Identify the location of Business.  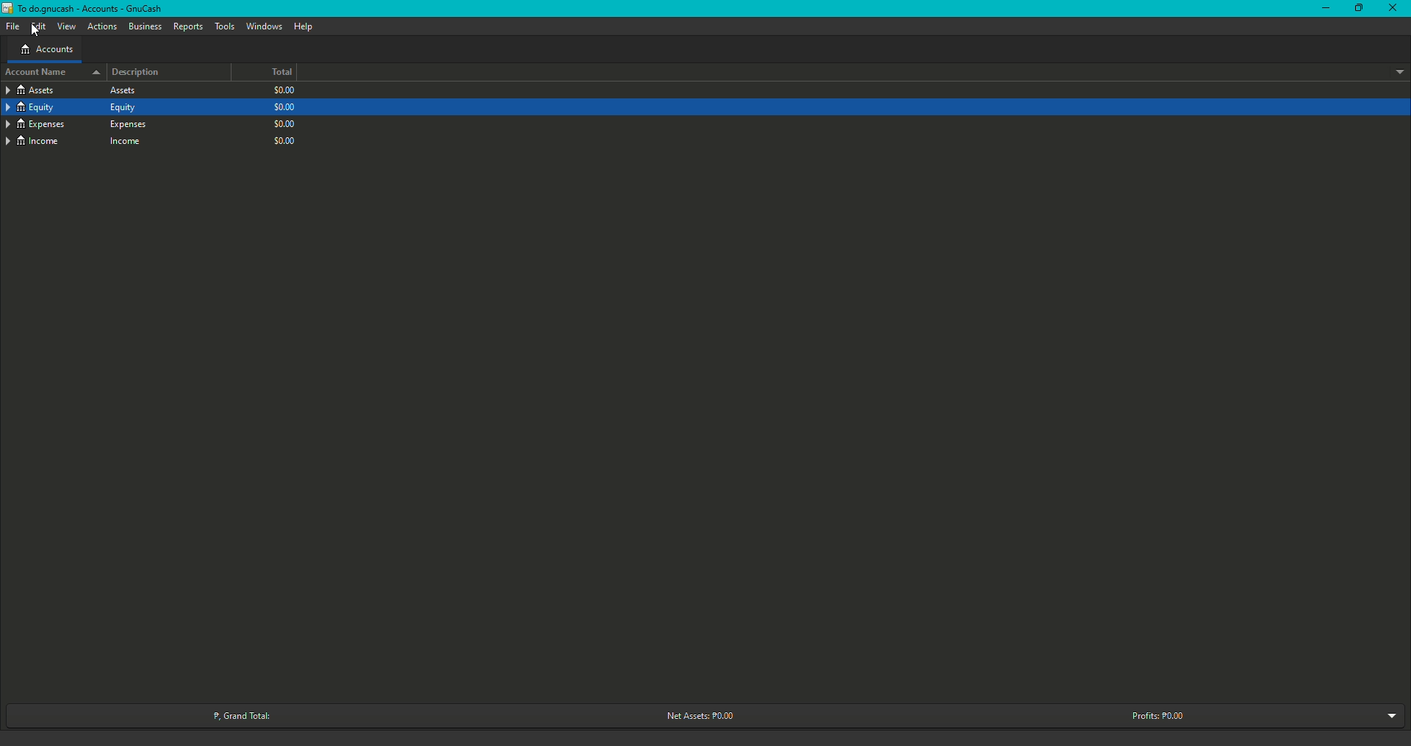
(144, 25).